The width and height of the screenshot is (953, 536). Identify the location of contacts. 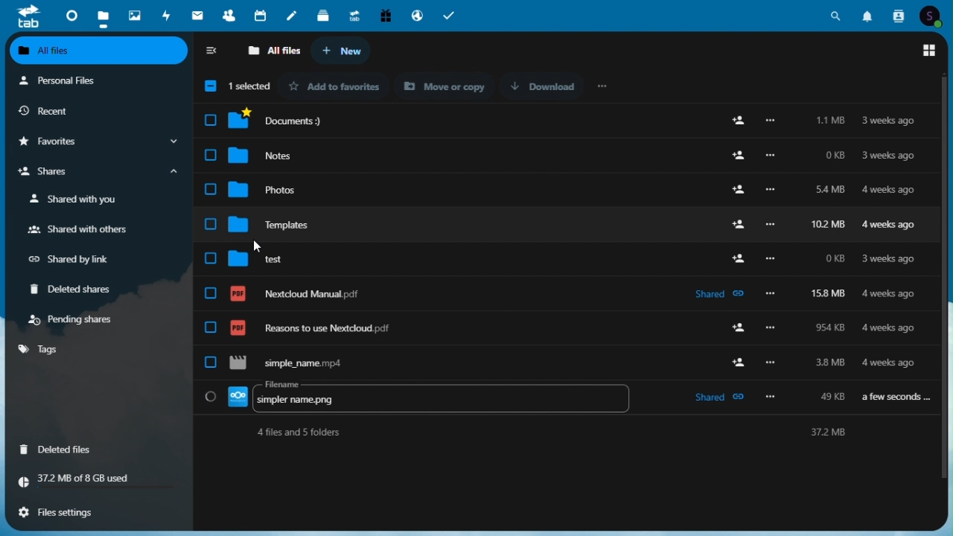
(229, 15).